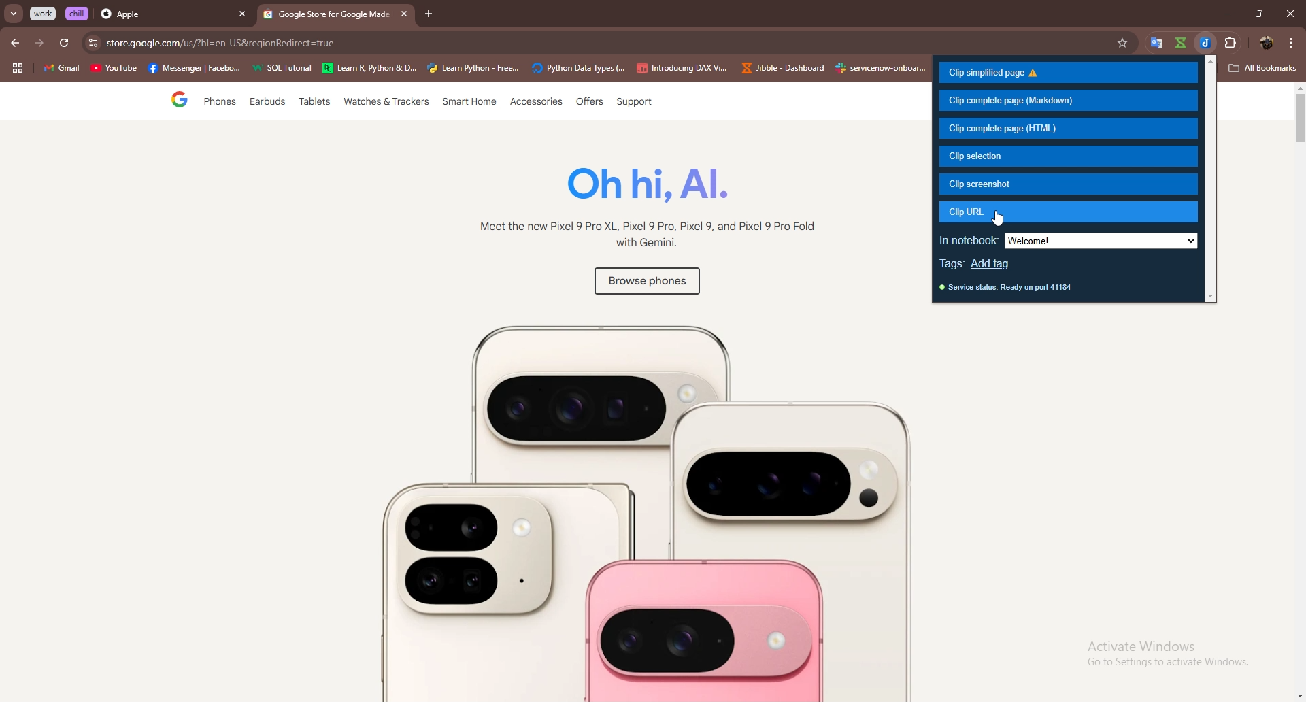 The width and height of the screenshot is (1306, 702). I want to click on Earbuds, so click(269, 105).